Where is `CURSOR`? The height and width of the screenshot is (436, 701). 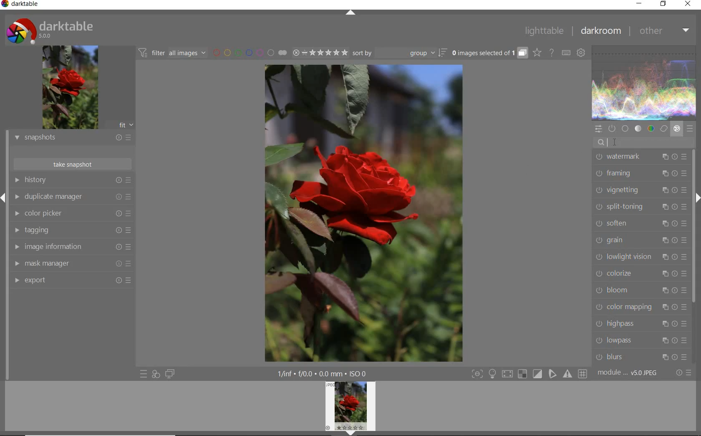 CURSOR is located at coordinates (615, 144).